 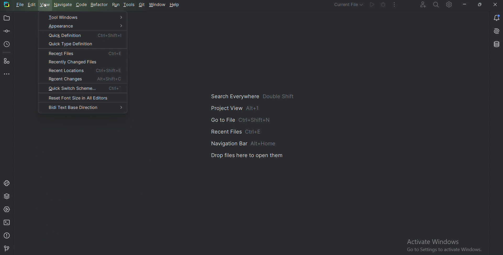 What do you see at coordinates (347, 5) in the screenshot?
I see `Current file` at bounding box center [347, 5].